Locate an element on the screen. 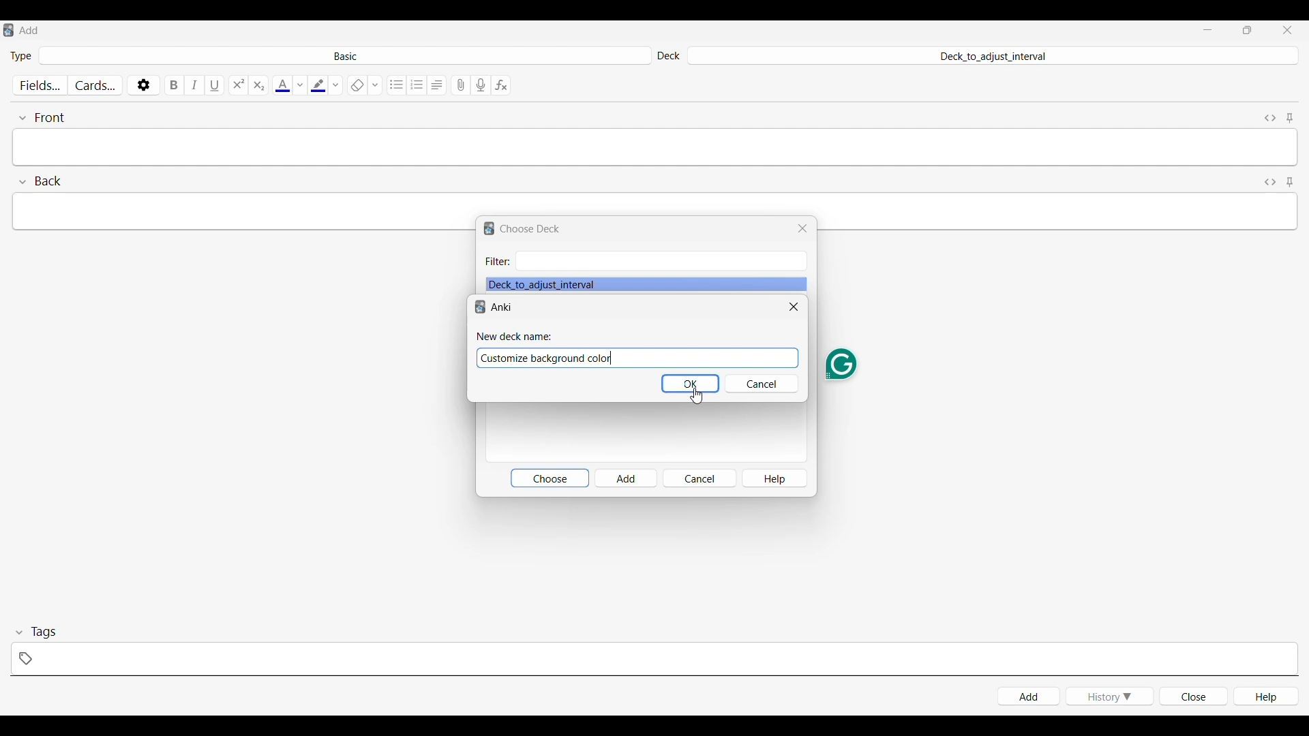  Save is located at coordinates (690, 384).